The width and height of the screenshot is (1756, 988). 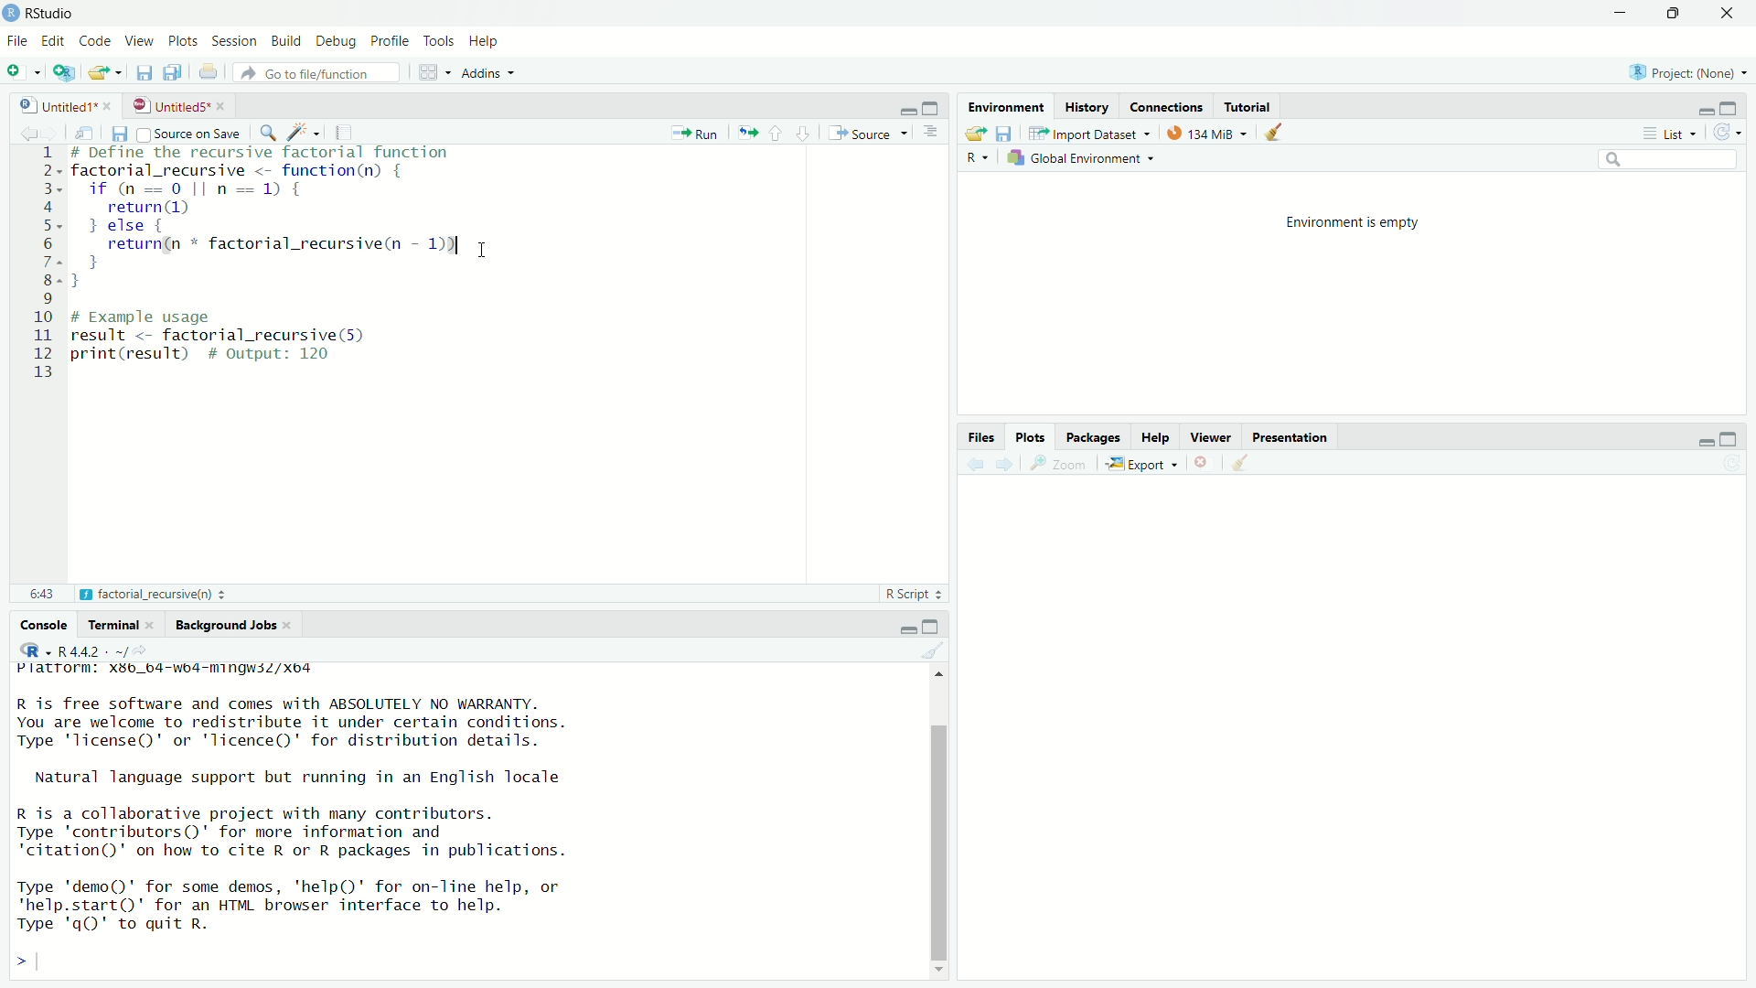 I want to click on Go back to the previous source location (Ctrl + F9), so click(x=27, y=131).